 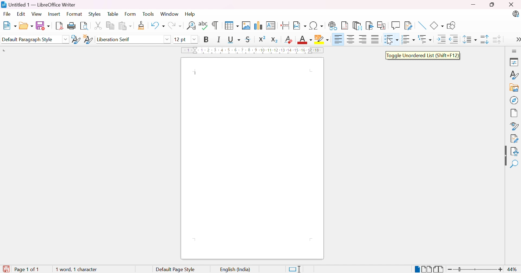 What do you see at coordinates (515, 14) in the screenshot?
I see `LibreOffice update available` at bounding box center [515, 14].